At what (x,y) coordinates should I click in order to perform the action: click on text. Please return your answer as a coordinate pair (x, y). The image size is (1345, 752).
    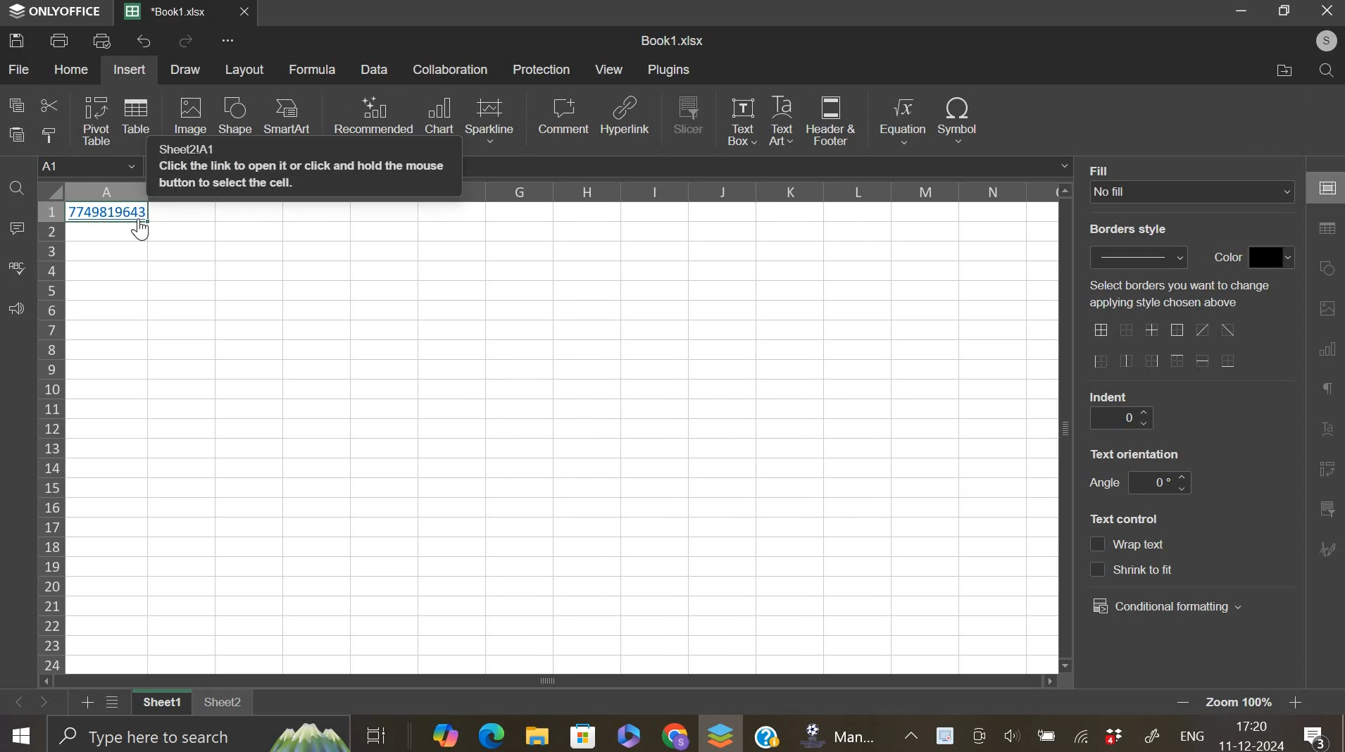
    Looking at the image, I should click on (1110, 396).